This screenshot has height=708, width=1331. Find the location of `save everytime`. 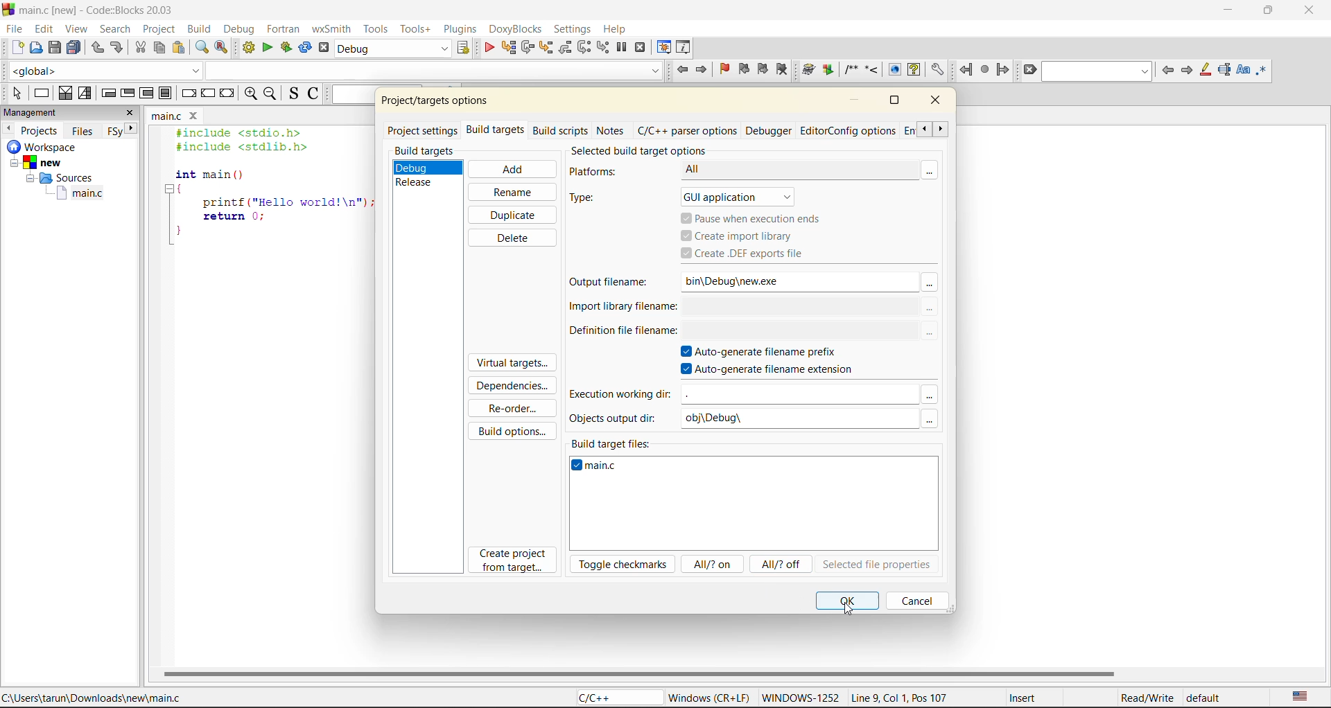

save everytime is located at coordinates (73, 47).